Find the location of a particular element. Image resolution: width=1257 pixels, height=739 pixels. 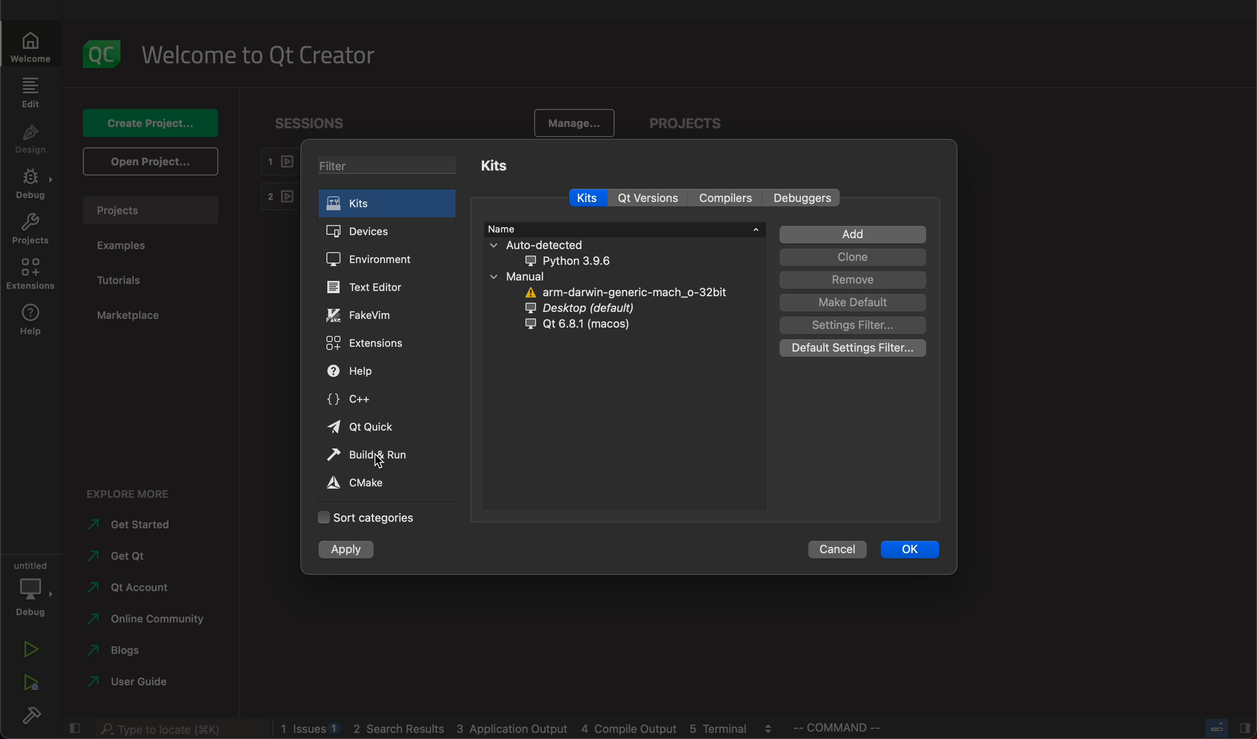

cmake is located at coordinates (365, 482).